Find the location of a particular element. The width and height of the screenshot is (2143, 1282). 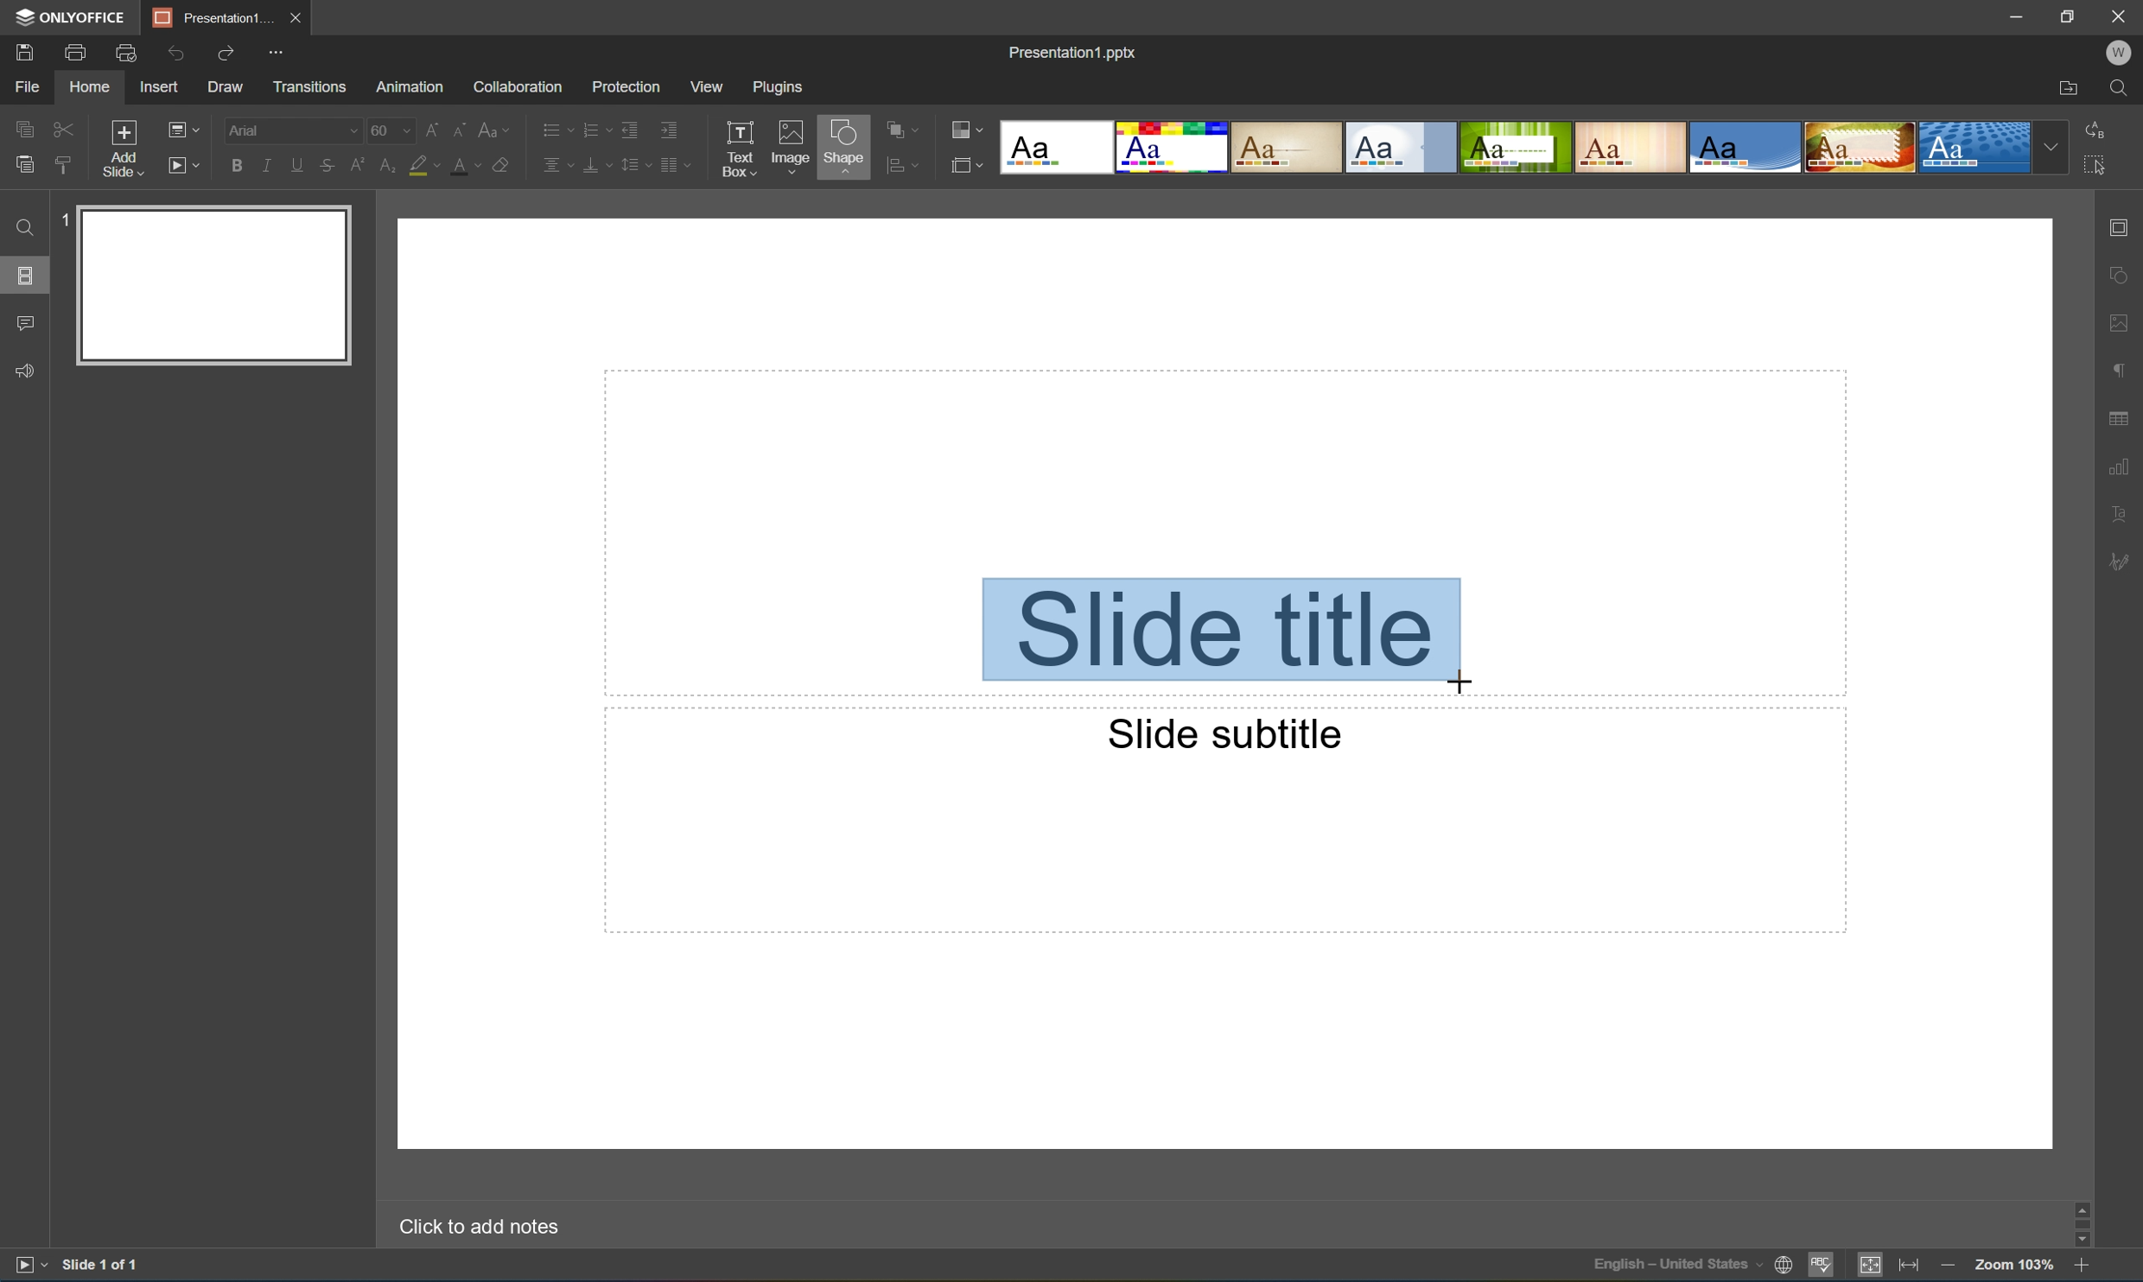

Image is located at coordinates (786, 143).